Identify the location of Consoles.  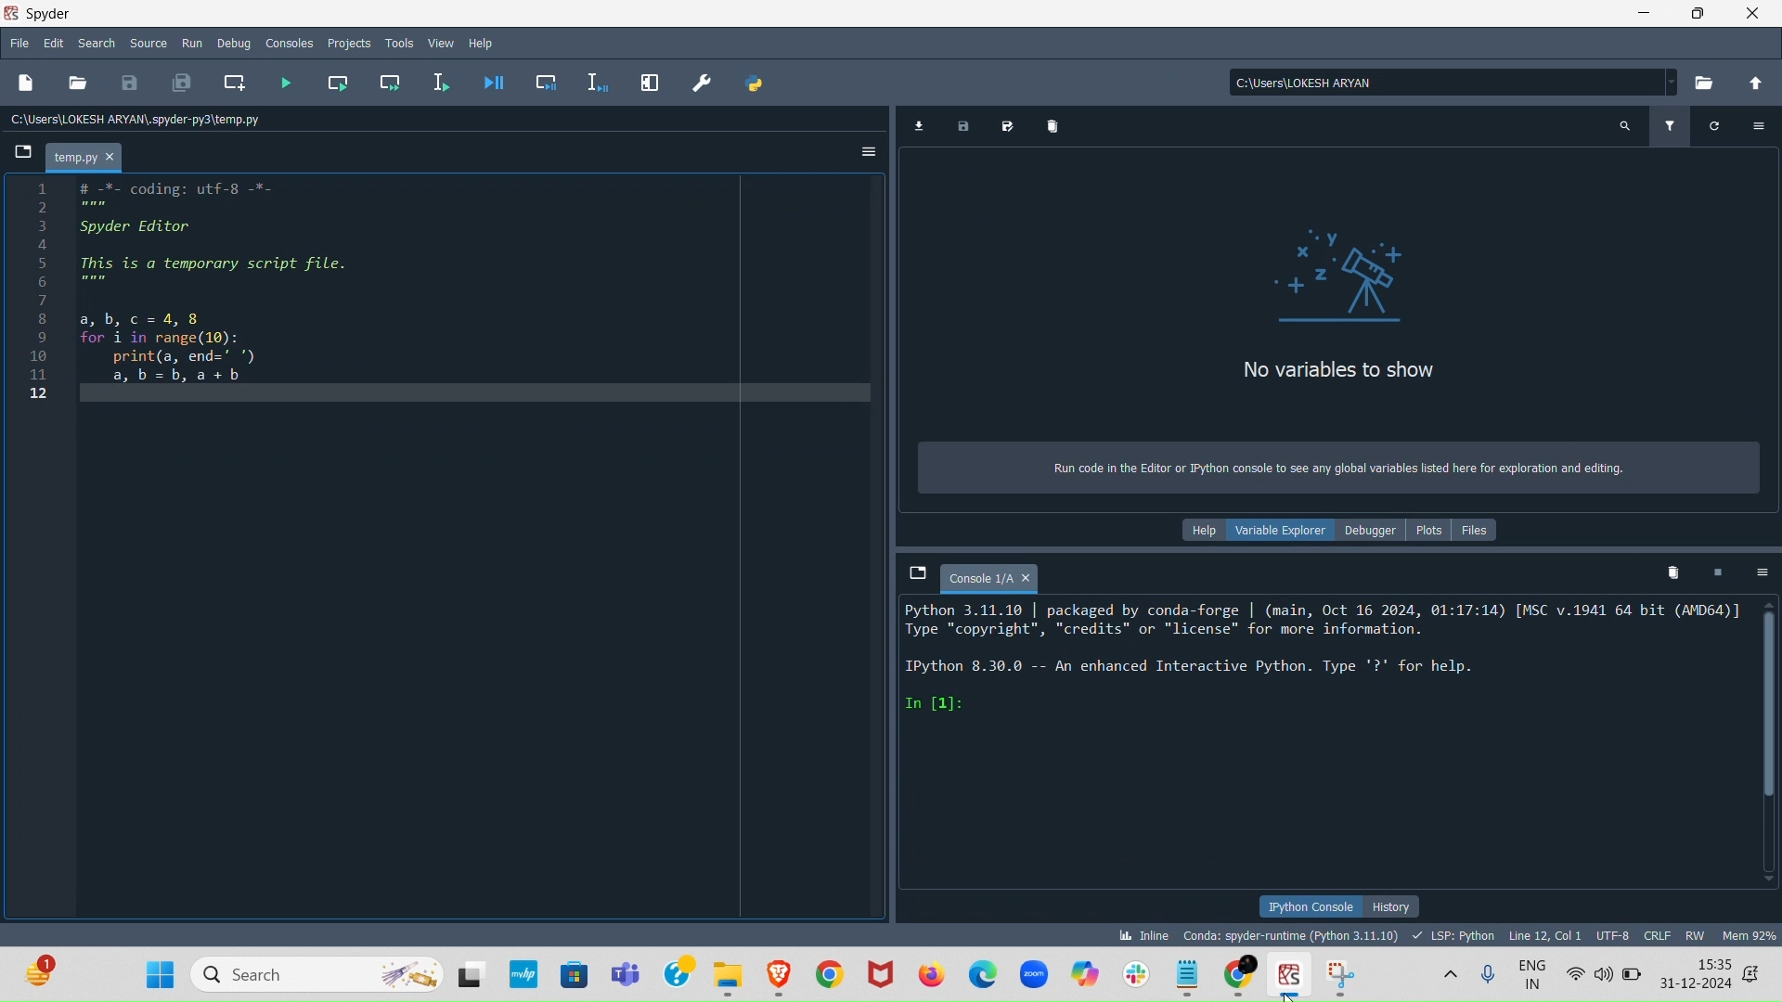
(289, 45).